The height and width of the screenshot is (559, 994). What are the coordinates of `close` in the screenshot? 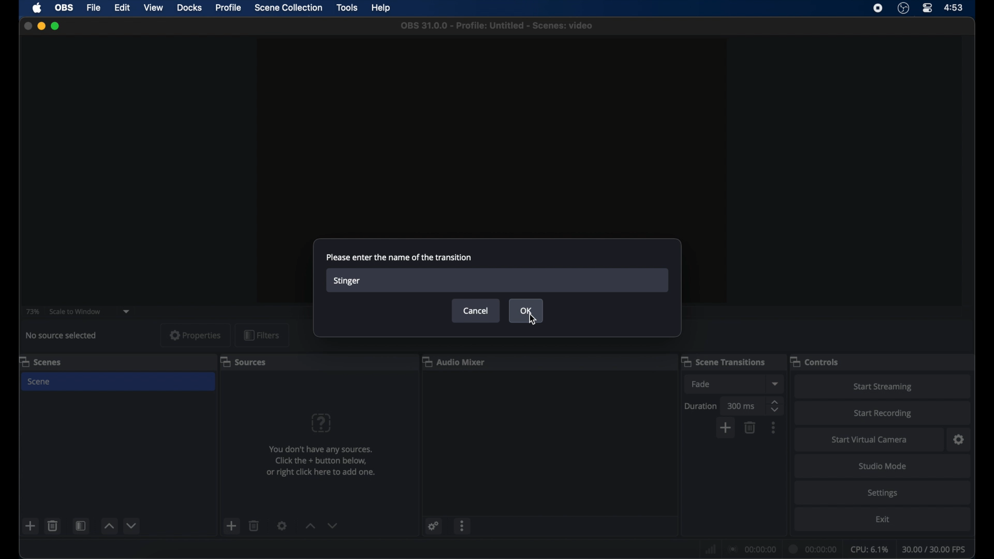 It's located at (27, 26).